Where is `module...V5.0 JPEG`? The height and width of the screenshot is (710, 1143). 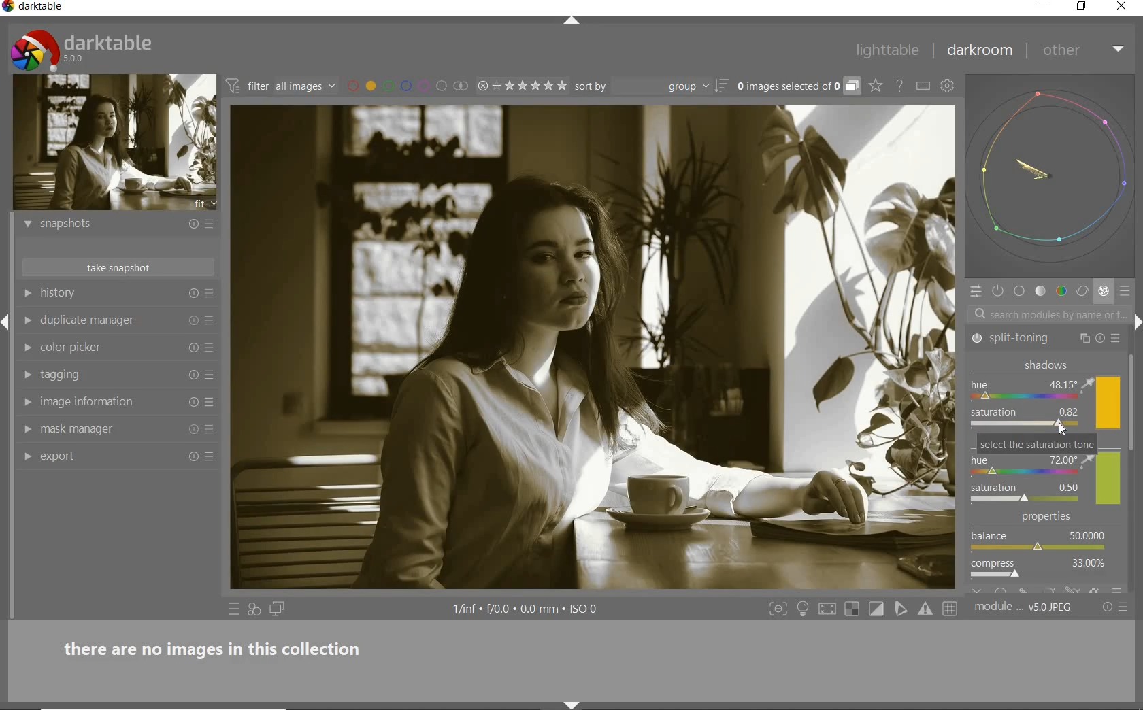 module...V5.0 JPEG is located at coordinates (1023, 607).